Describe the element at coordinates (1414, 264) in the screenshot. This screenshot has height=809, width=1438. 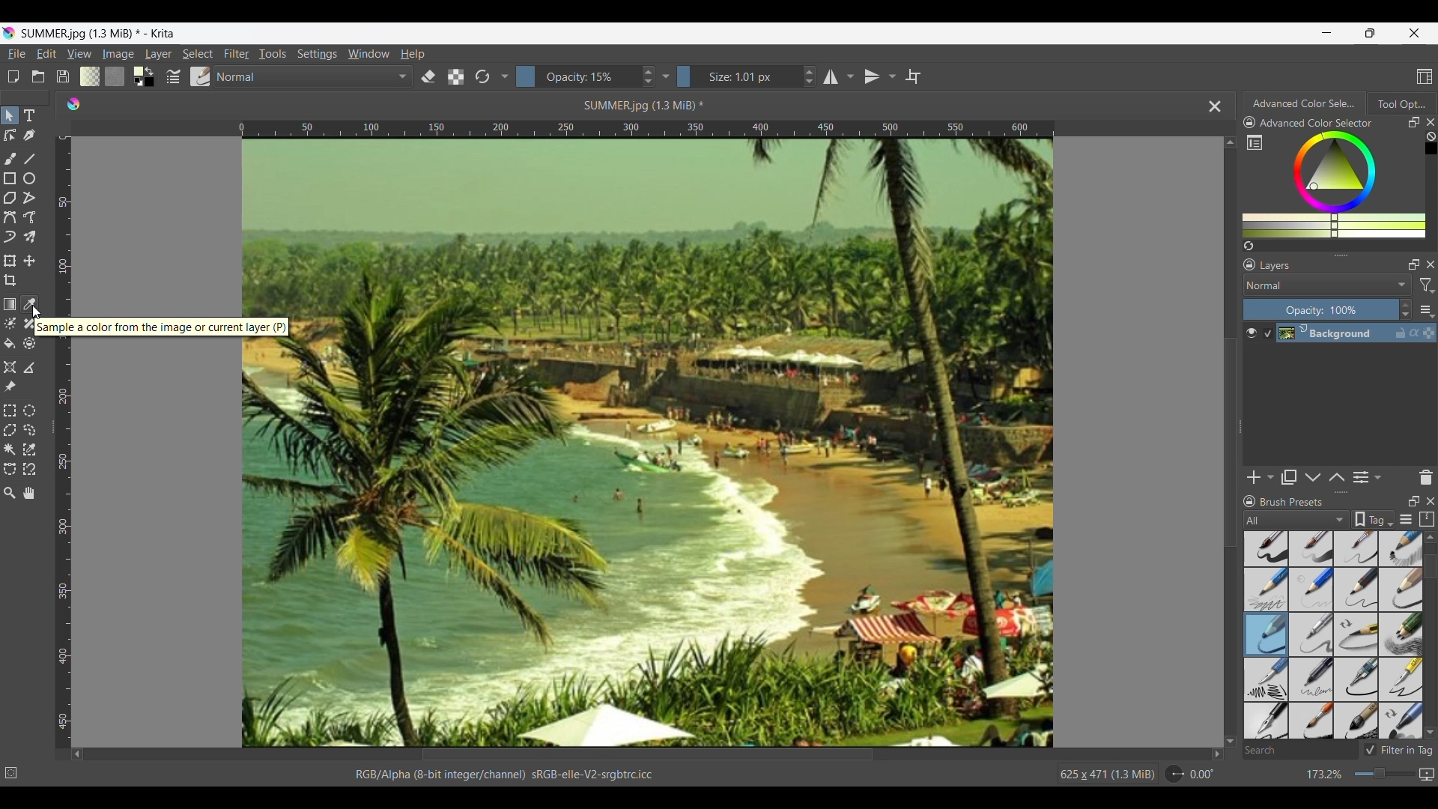
I see `Float docker` at that location.